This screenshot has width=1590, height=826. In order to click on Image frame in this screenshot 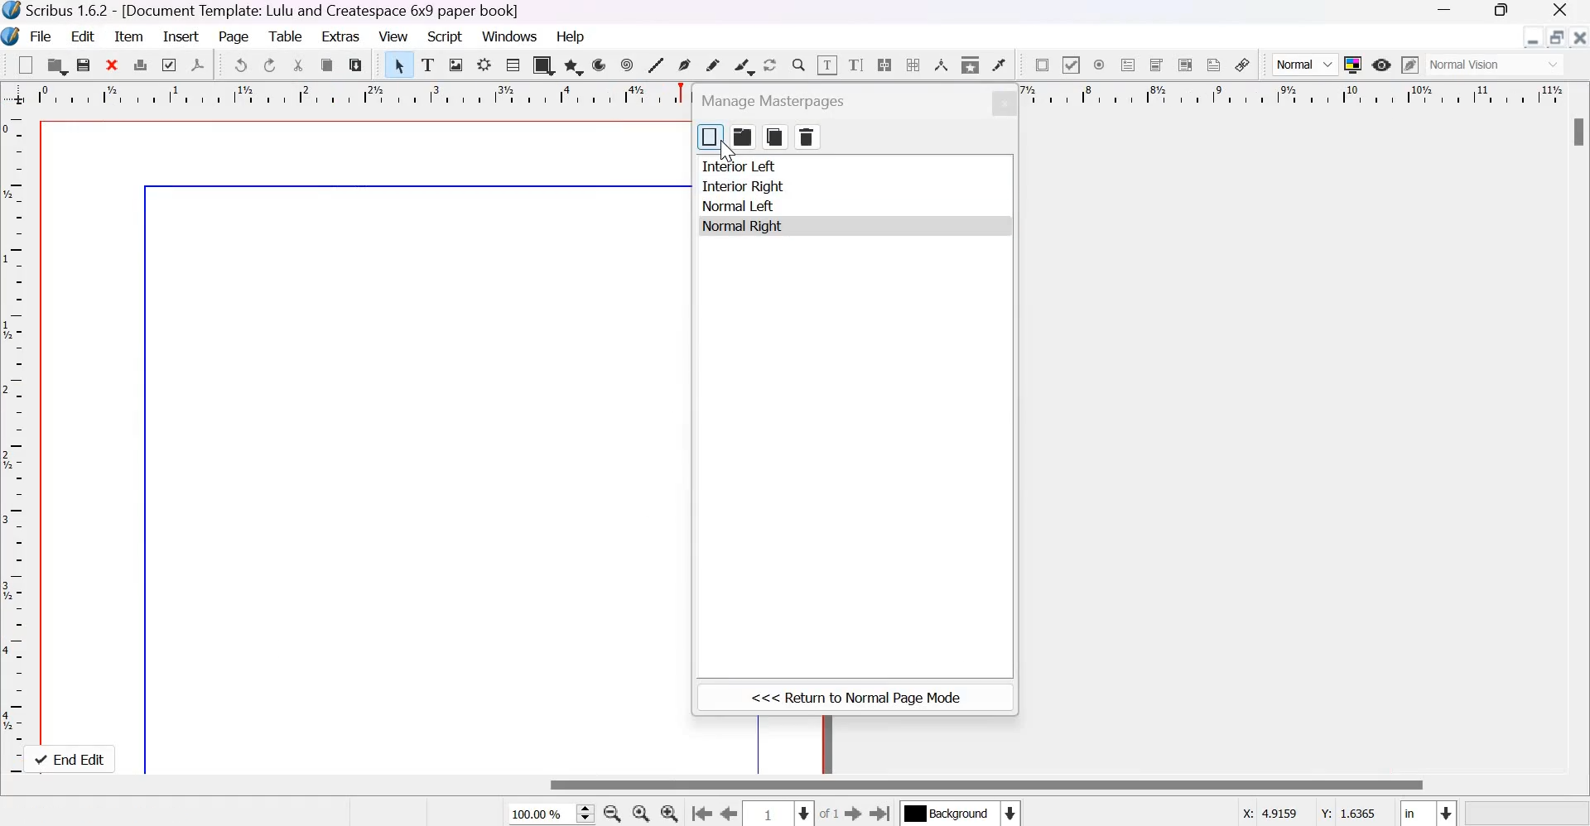, I will do `click(456, 66)`.